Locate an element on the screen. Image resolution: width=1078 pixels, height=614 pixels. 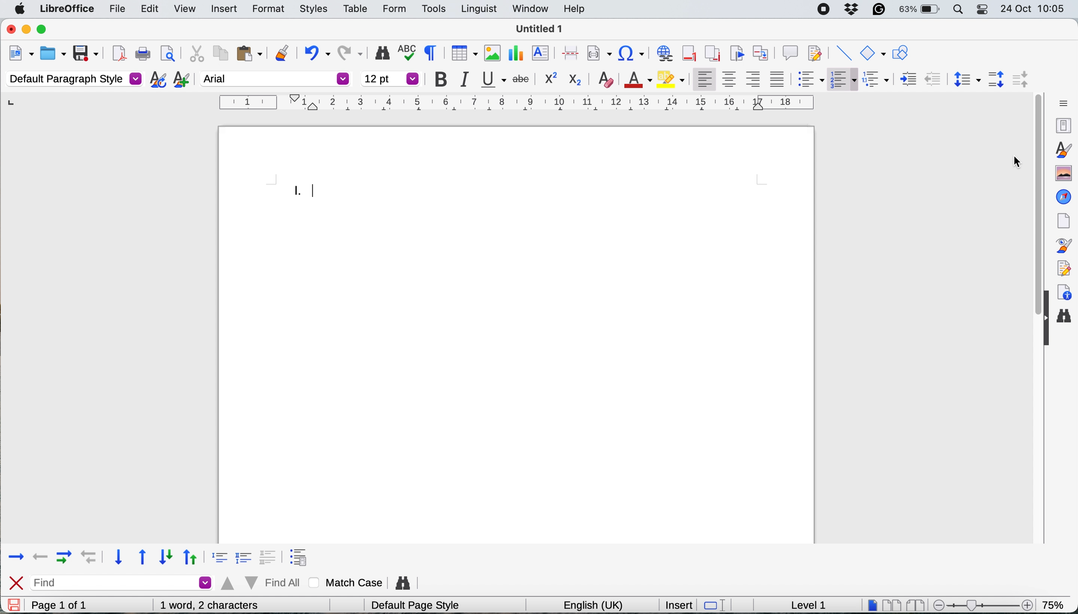
navigator is located at coordinates (1064, 196).